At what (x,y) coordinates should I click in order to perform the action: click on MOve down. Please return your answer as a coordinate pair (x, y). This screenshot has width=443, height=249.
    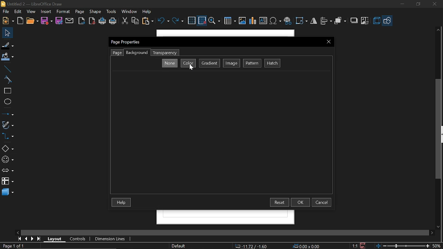
    Looking at the image, I should click on (437, 226).